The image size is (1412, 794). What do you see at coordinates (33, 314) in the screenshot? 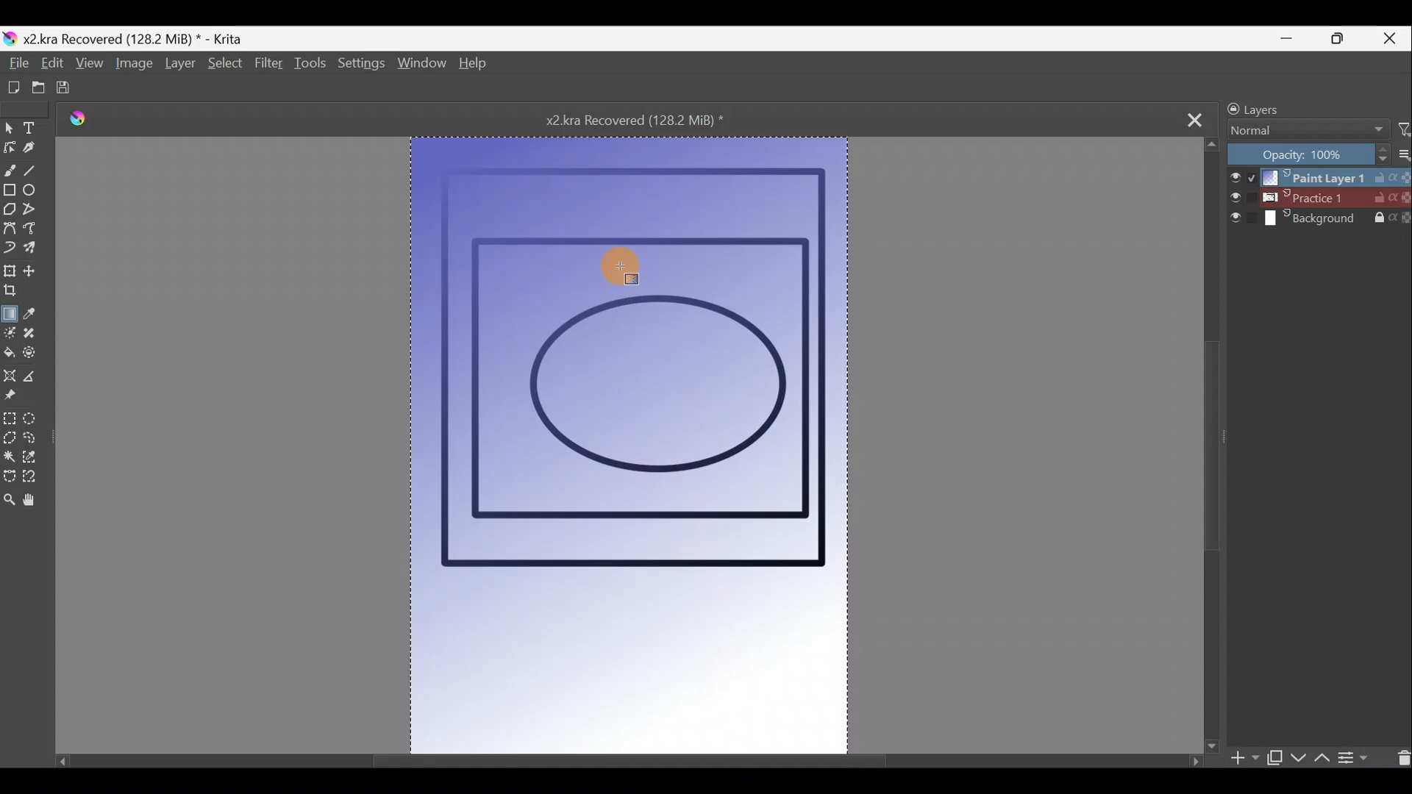
I see `Sample a colour from the image/current layer` at bounding box center [33, 314].